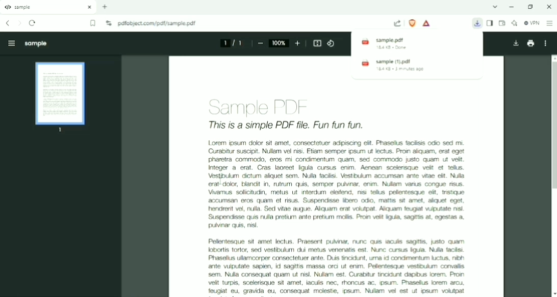 The width and height of the screenshot is (557, 297). What do you see at coordinates (7, 23) in the screenshot?
I see `Click to go back, hold to see history` at bounding box center [7, 23].